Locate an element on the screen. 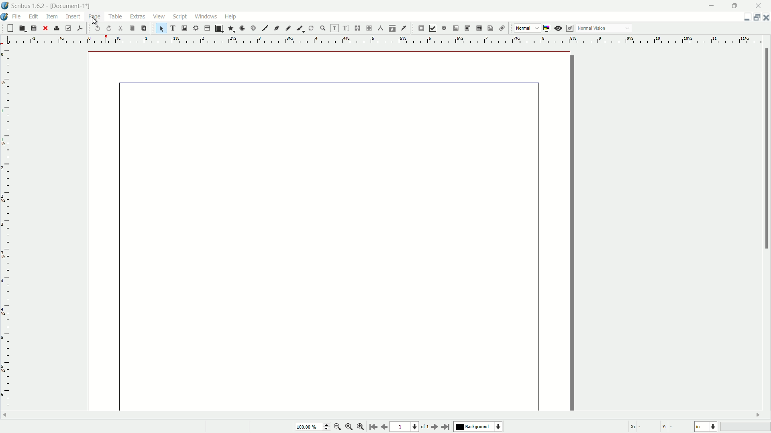 The height and width of the screenshot is (433, 771). measurements is located at coordinates (381, 28).